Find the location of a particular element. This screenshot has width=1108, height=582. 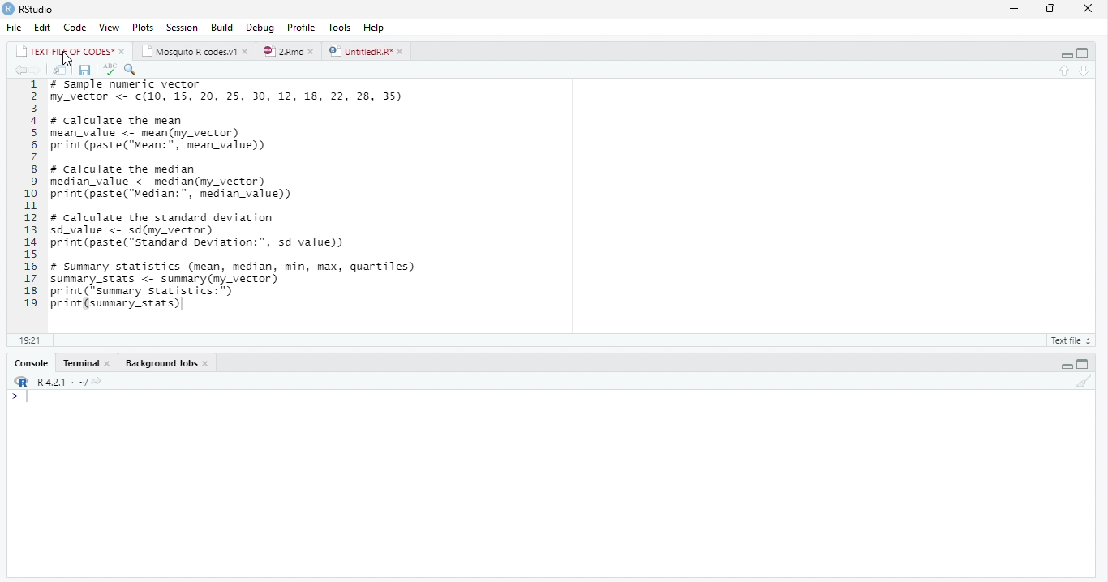

# Sample numeric vector

my_vector <- c(10, 15, 20, 25, 30, 12, 18, 22, 28, 35)
# calculate the mean

nean_value <- mean(my_vector)

print (paste("Mean:", mean_value))

# Calculate the median

nedian_value <- median(ny_vector)

print (paste("Median:”, median_value)

# Calculate the standard deviation

sd_value <- sd(my_vector)

print (paste("standard peviation:", sd_value)

4 summary statistics (mean, median, min, max, quartiles)
summary_stats <- summary(my_vector)

print ("Summary statistics:")

print (summary_stats) is located at coordinates (237, 199).